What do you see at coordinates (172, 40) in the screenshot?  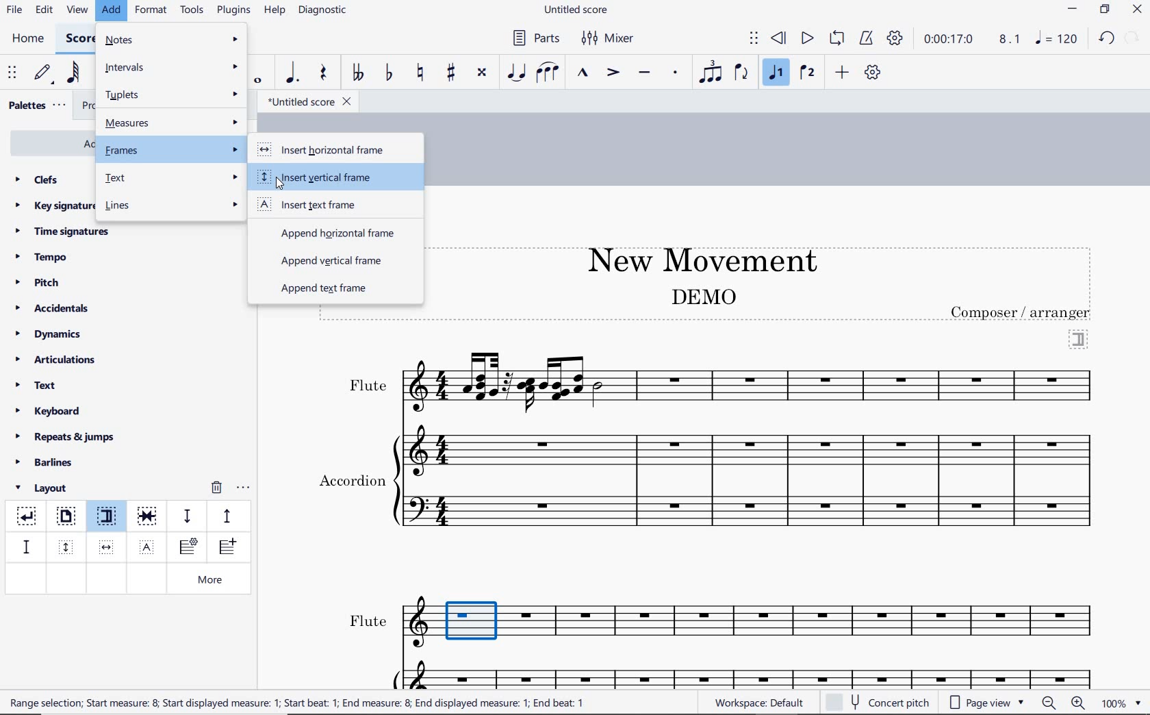 I see `notes` at bounding box center [172, 40].